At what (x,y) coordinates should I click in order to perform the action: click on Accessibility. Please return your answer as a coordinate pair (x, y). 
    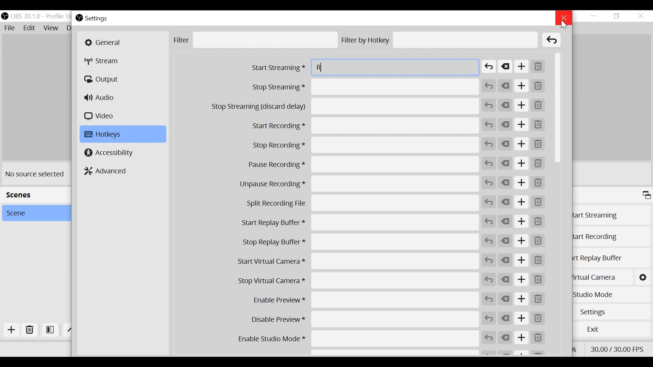
    Looking at the image, I should click on (110, 153).